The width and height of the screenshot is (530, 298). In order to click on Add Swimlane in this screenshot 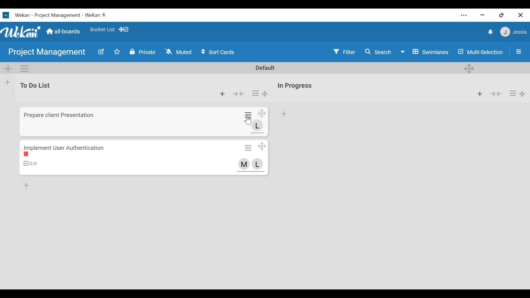, I will do `click(9, 69)`.